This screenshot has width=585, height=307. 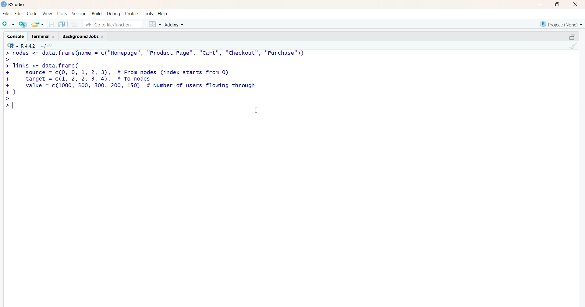 What do you see at coordinates (42, 36) in the screenshot?
I see `terminal` at bounding box center [42, 36].